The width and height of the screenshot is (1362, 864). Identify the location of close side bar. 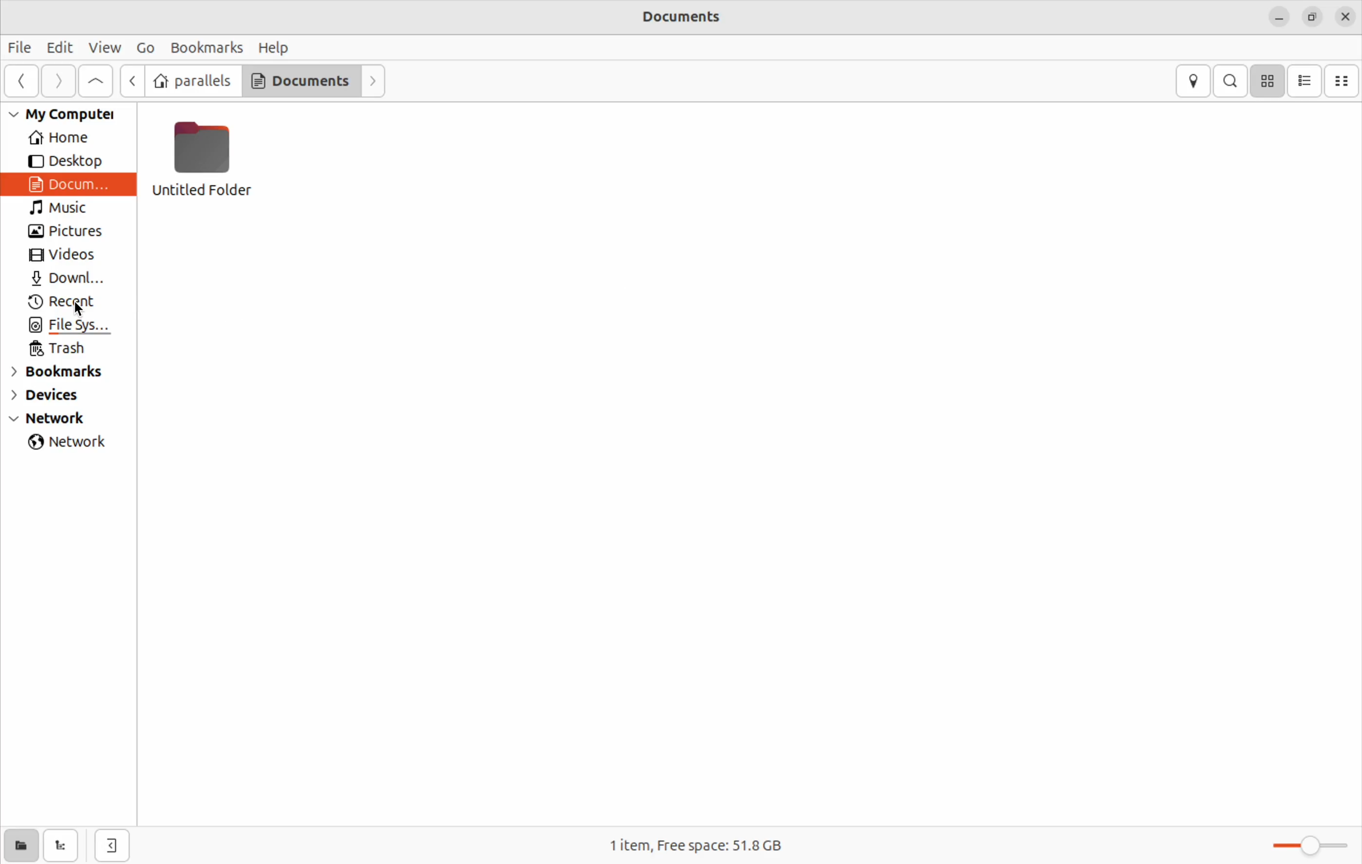
(113, 844).